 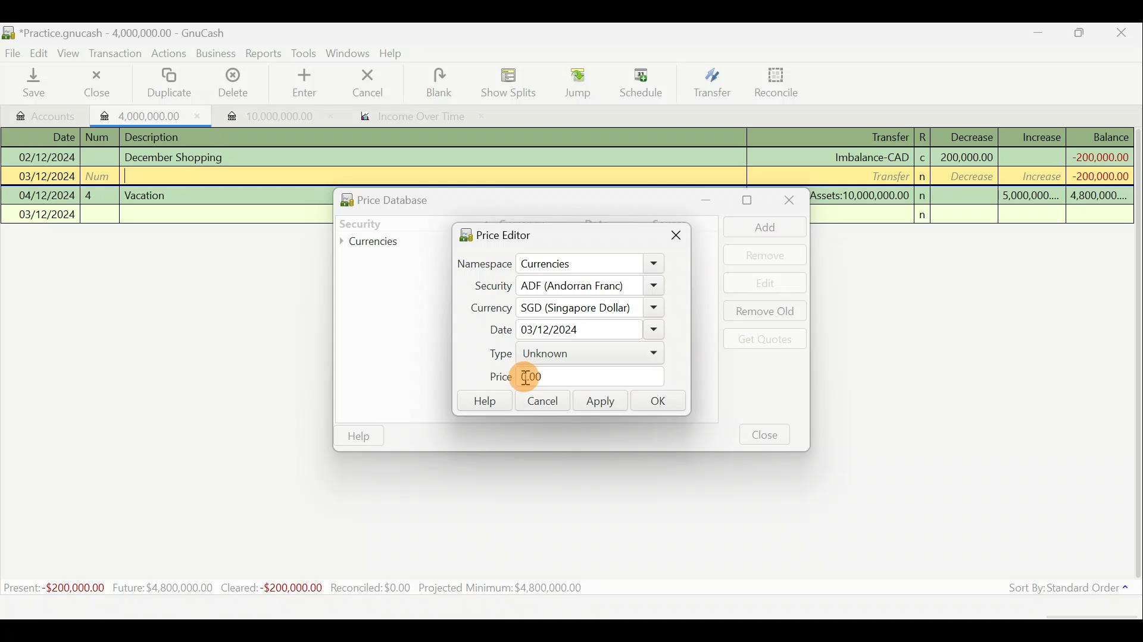 What do you see at coordinates (171, 83) in the screenshot?
I see `Duplicate` at bounding box center [171, 83].